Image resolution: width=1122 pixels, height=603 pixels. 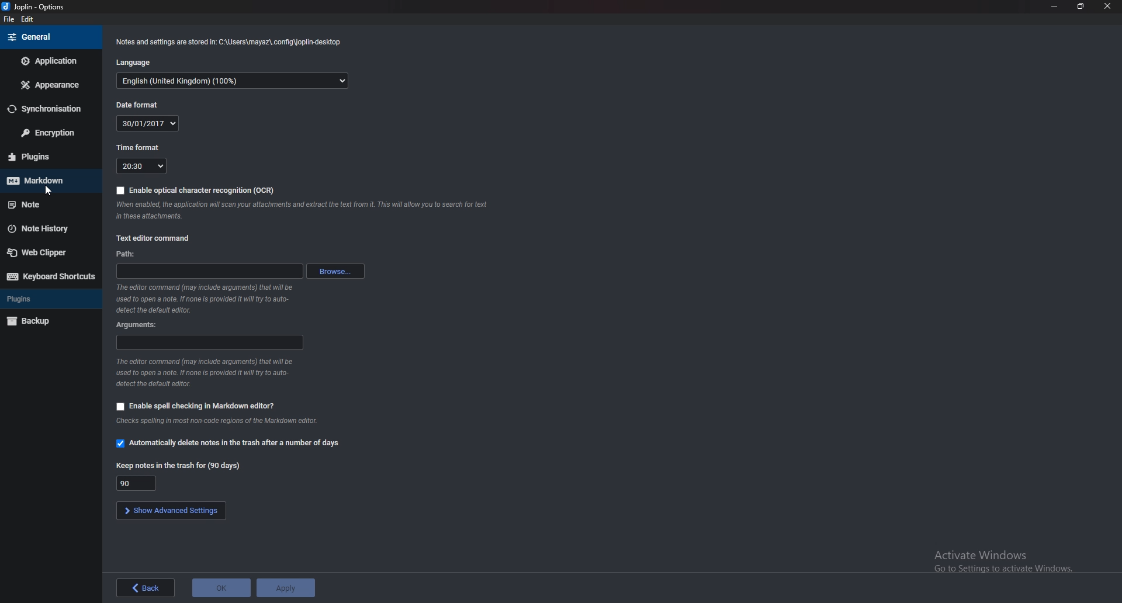 I want to click on browse, so click(x=339, y=271).